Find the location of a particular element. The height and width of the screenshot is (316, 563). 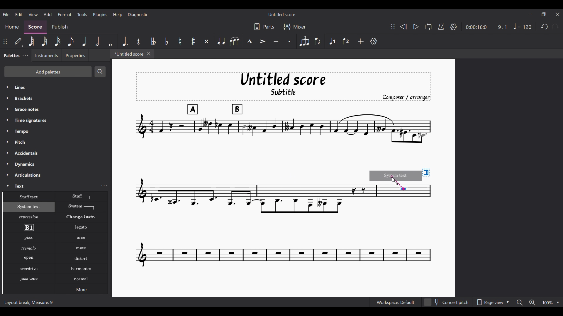

Half note is located at coordinates (97, 41).